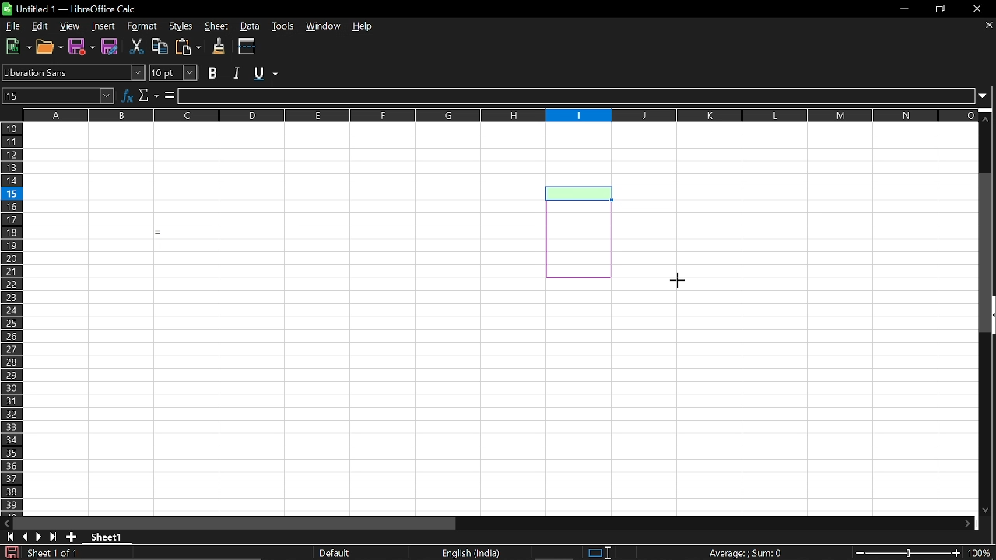  What do you see at coordinates (220, 47) in the screenshot?
I see `Clone` at bounding box center [220, 47].